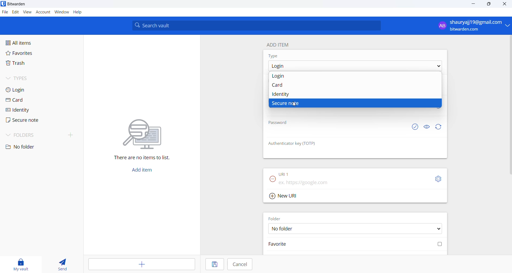 Image resolution: width=512 pixels, height=273 pixels. What do you see at coordinates (145, 169) in the screenshot?
I see `add item` at bounding box center [145, 169].